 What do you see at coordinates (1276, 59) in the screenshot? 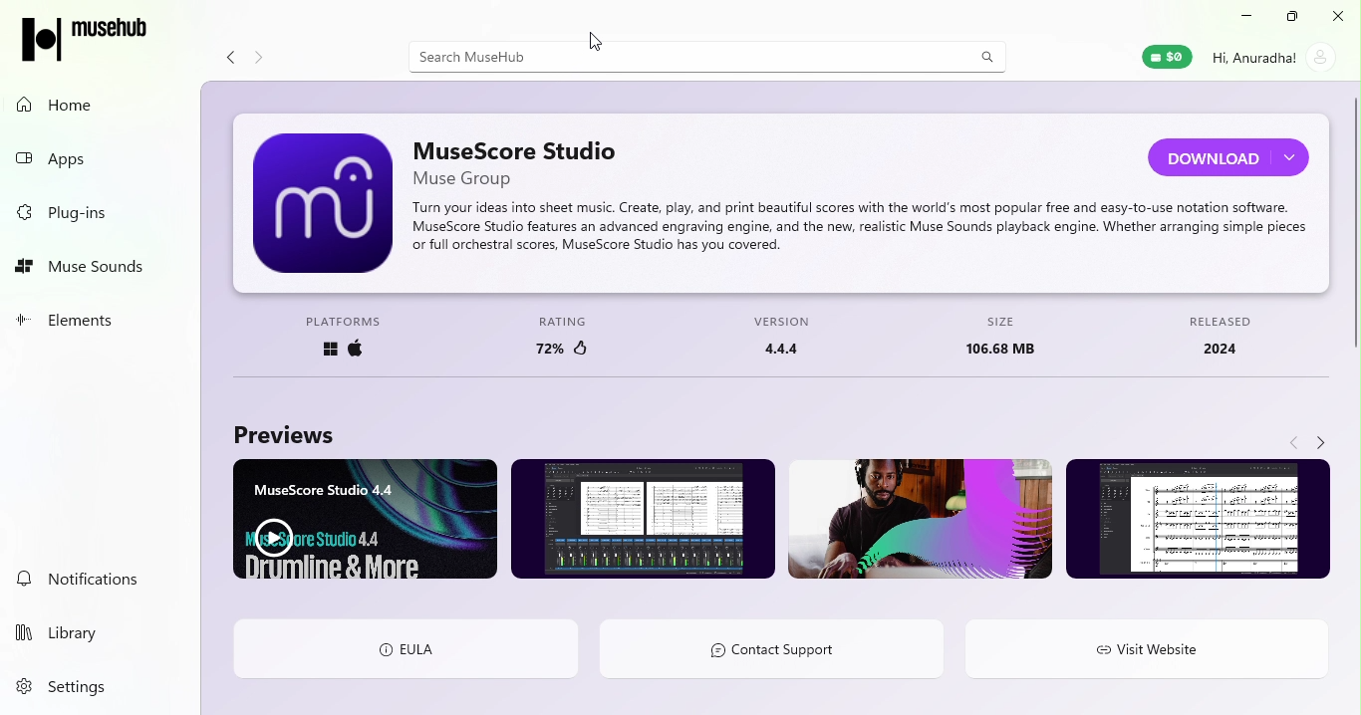
I see `Account` at bounding box center [1276, 59].